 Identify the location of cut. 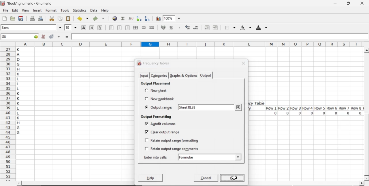
(52, 18).